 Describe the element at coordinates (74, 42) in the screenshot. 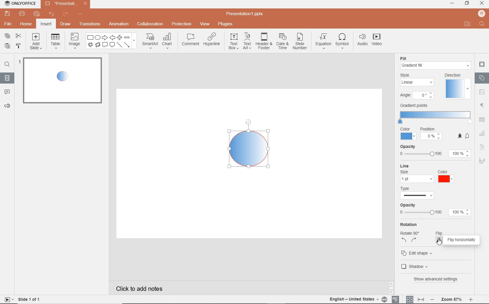

I see `image` at that location.